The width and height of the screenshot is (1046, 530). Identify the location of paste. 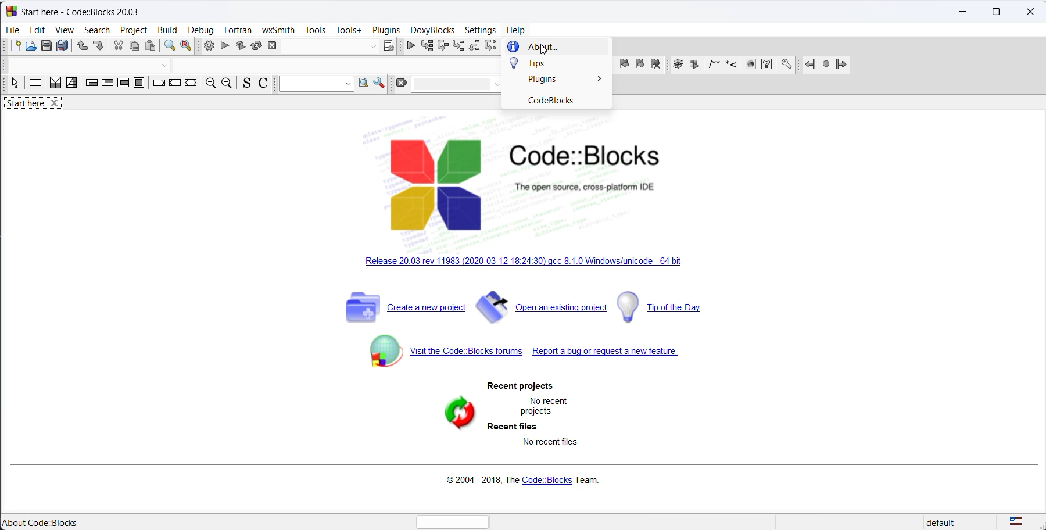
(151, 46).